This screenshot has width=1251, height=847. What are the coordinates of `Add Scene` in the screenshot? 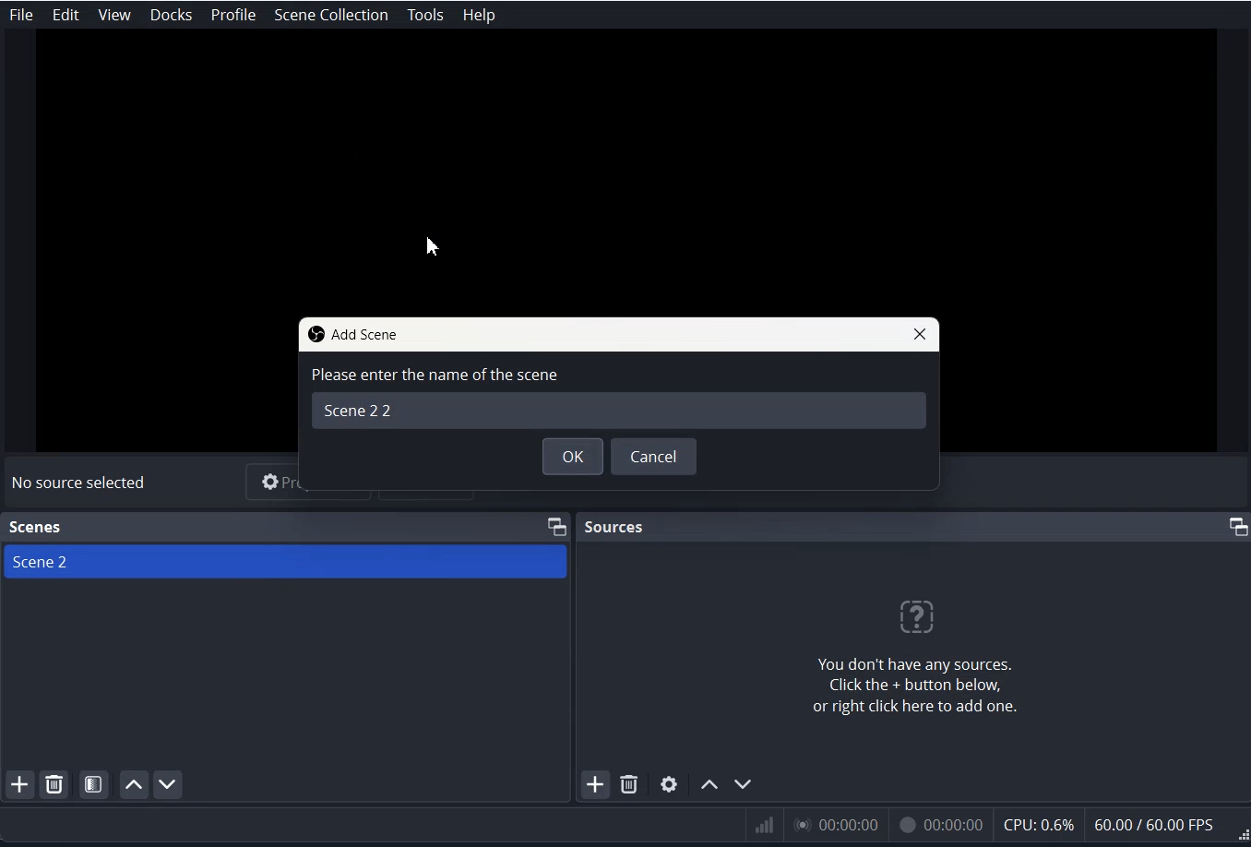 It's located at (351, 336).